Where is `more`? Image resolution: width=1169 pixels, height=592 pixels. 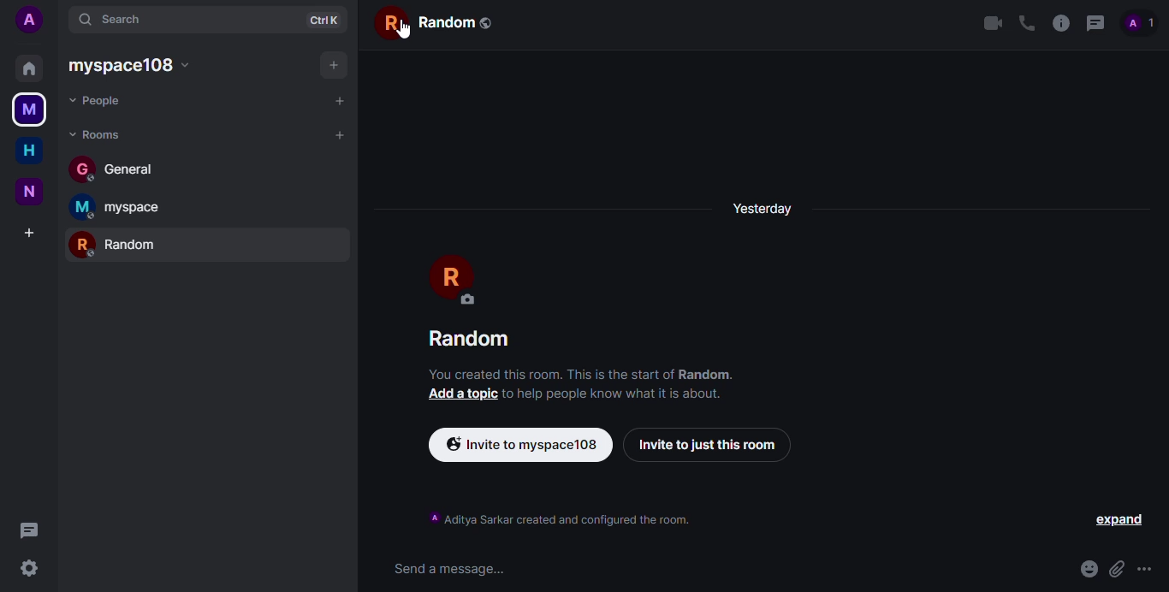 more is located at coordinates (1144, 570).